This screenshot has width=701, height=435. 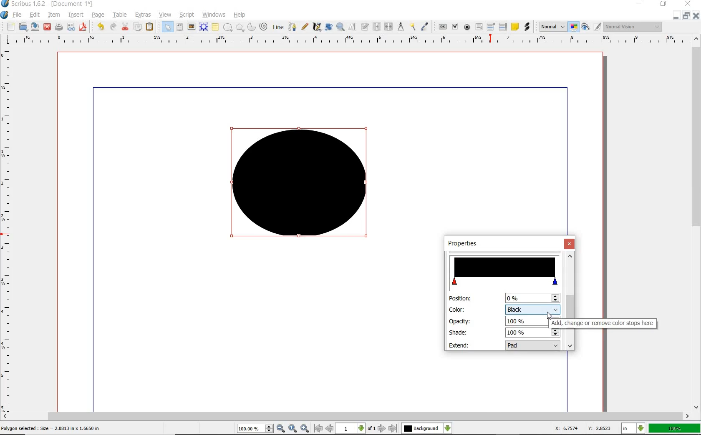 What do you see at coordinates (179, 27) in the screenshot?
I see `TEXT FRAME` at bounding box center [179, 27].